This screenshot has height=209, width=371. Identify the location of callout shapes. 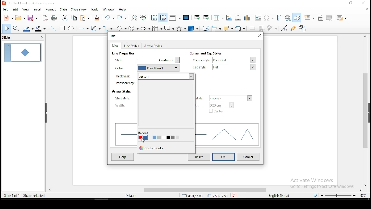
(170, 28).